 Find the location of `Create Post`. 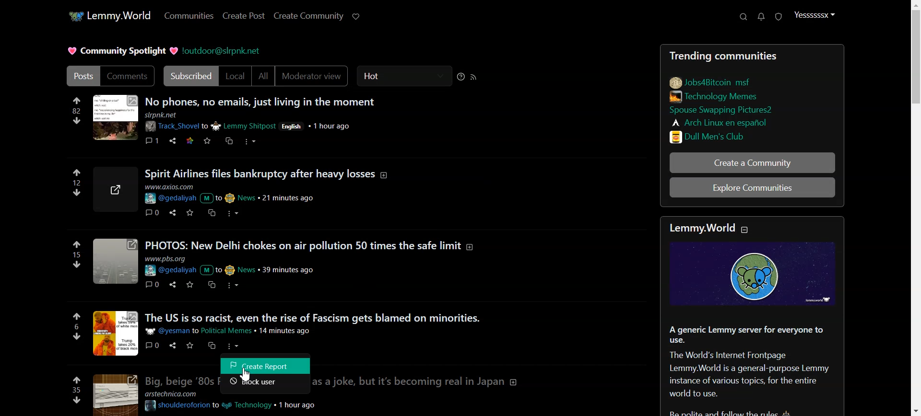

Create Post is located at coordinates (243, 16).